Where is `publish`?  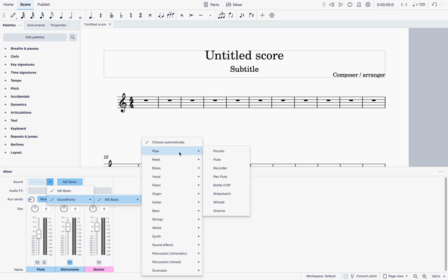 publish is located at coordinates (45, 4).